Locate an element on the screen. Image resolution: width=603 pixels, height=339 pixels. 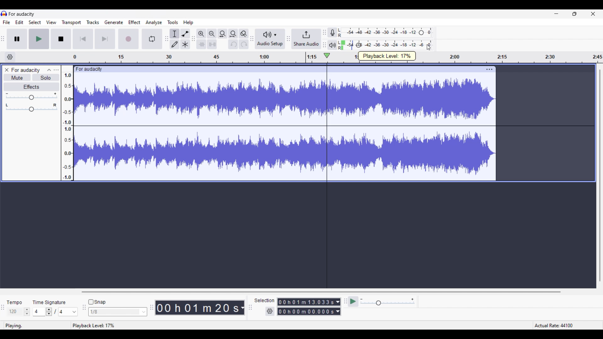
Recording level is located at coordinates (385, 33).